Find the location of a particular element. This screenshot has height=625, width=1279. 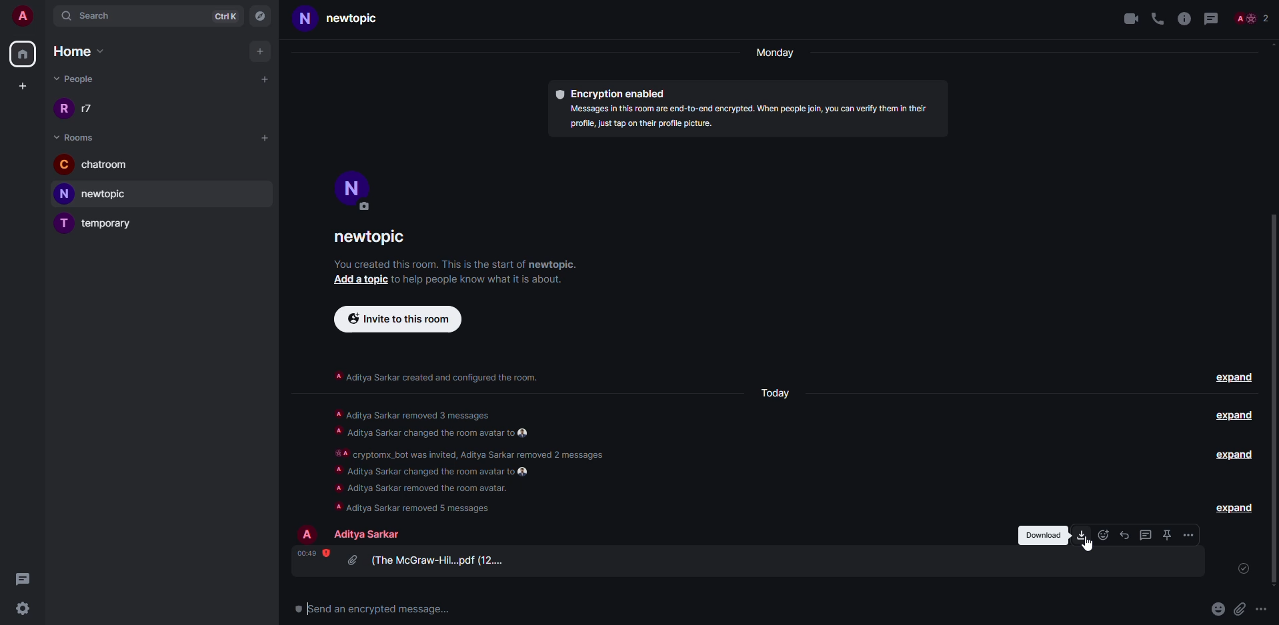

room is located at coordinates (99, 194).